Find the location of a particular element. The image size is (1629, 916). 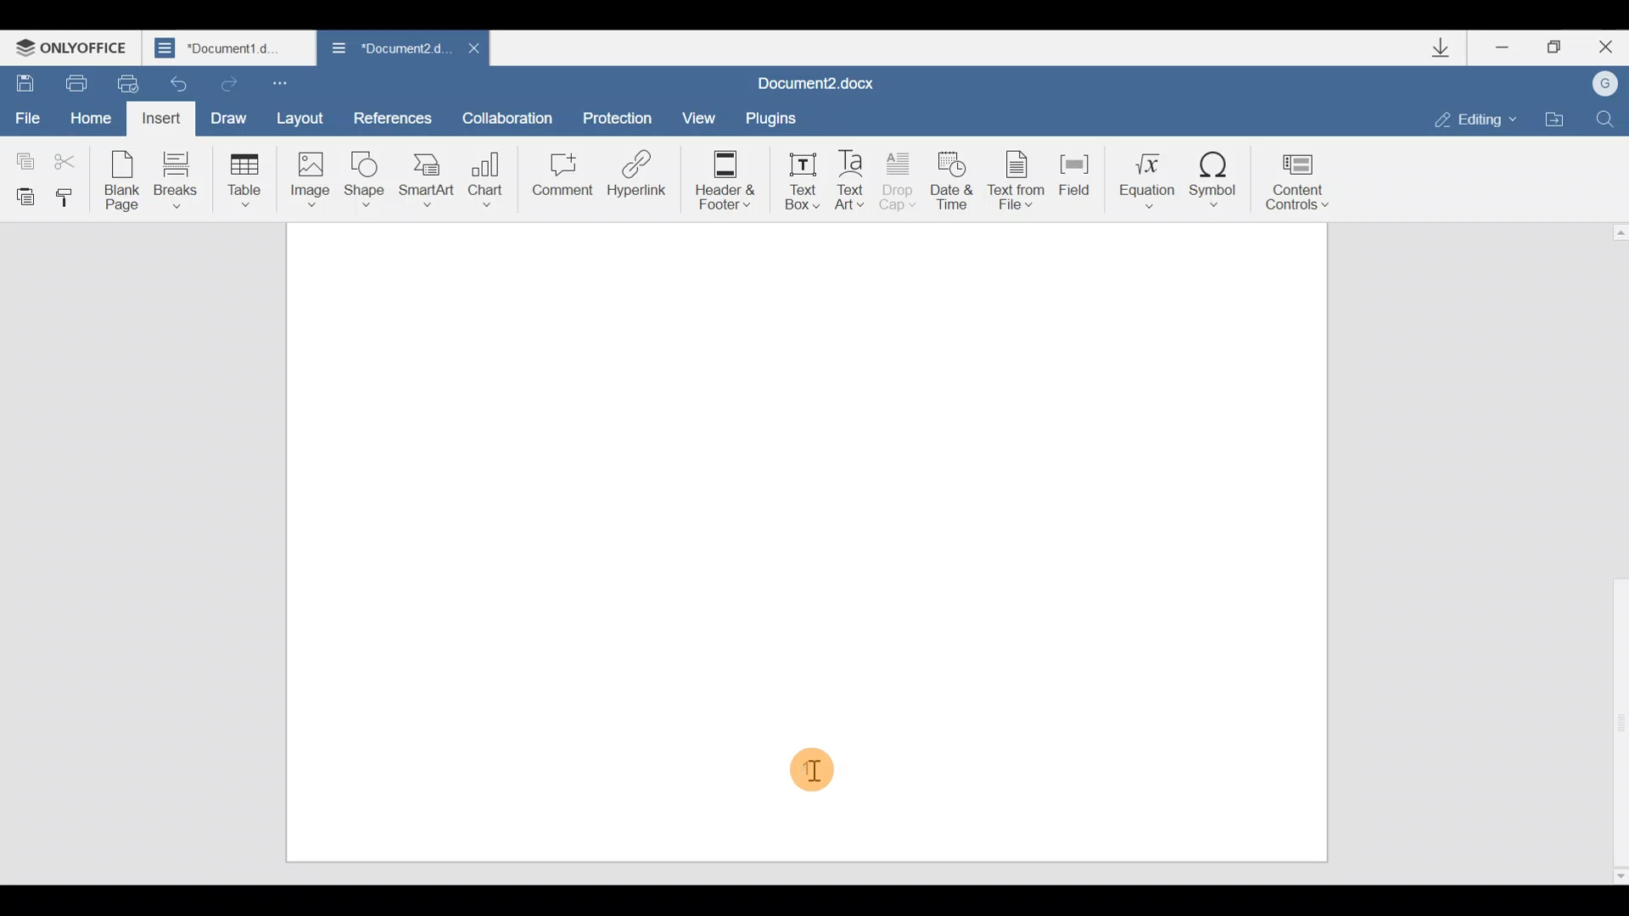

ONLYOFFICE is located at coordinates (76, 44).